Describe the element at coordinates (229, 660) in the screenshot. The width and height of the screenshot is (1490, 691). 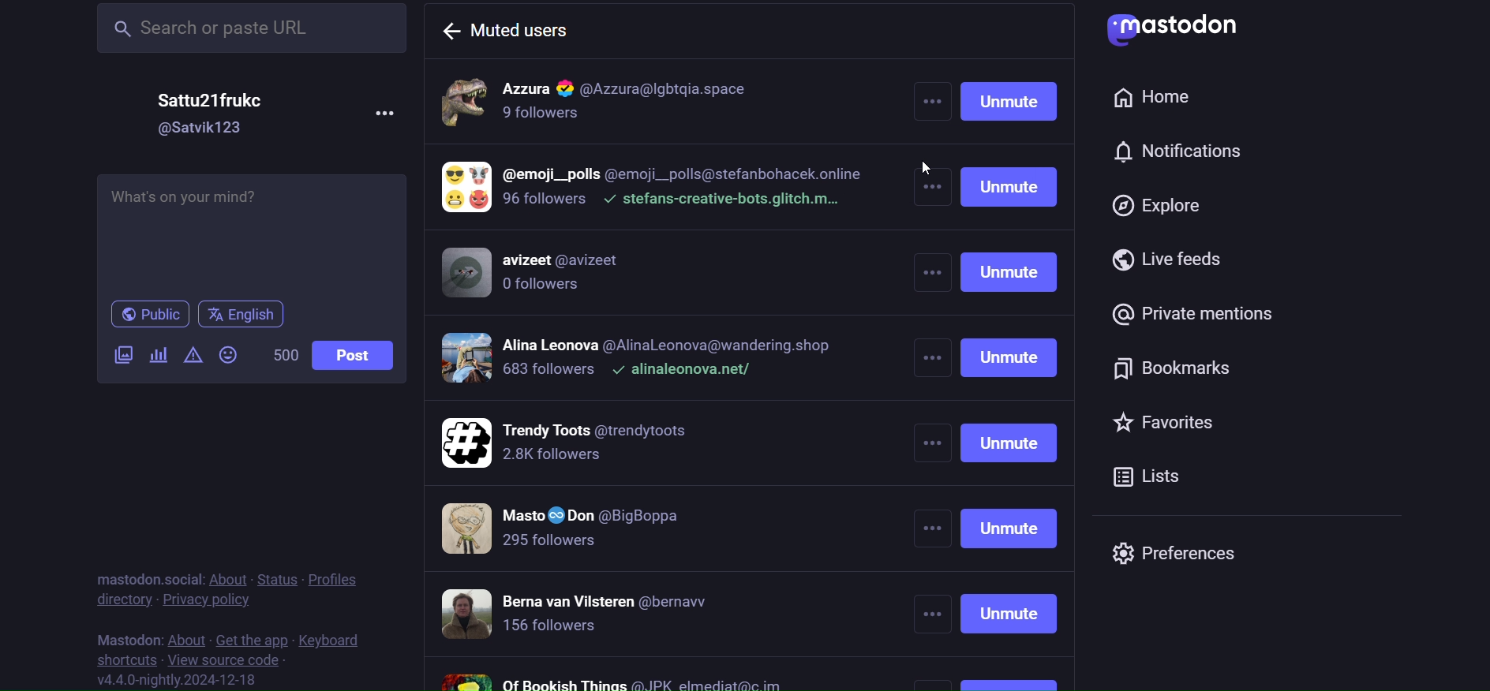
I see `source code` at that location.